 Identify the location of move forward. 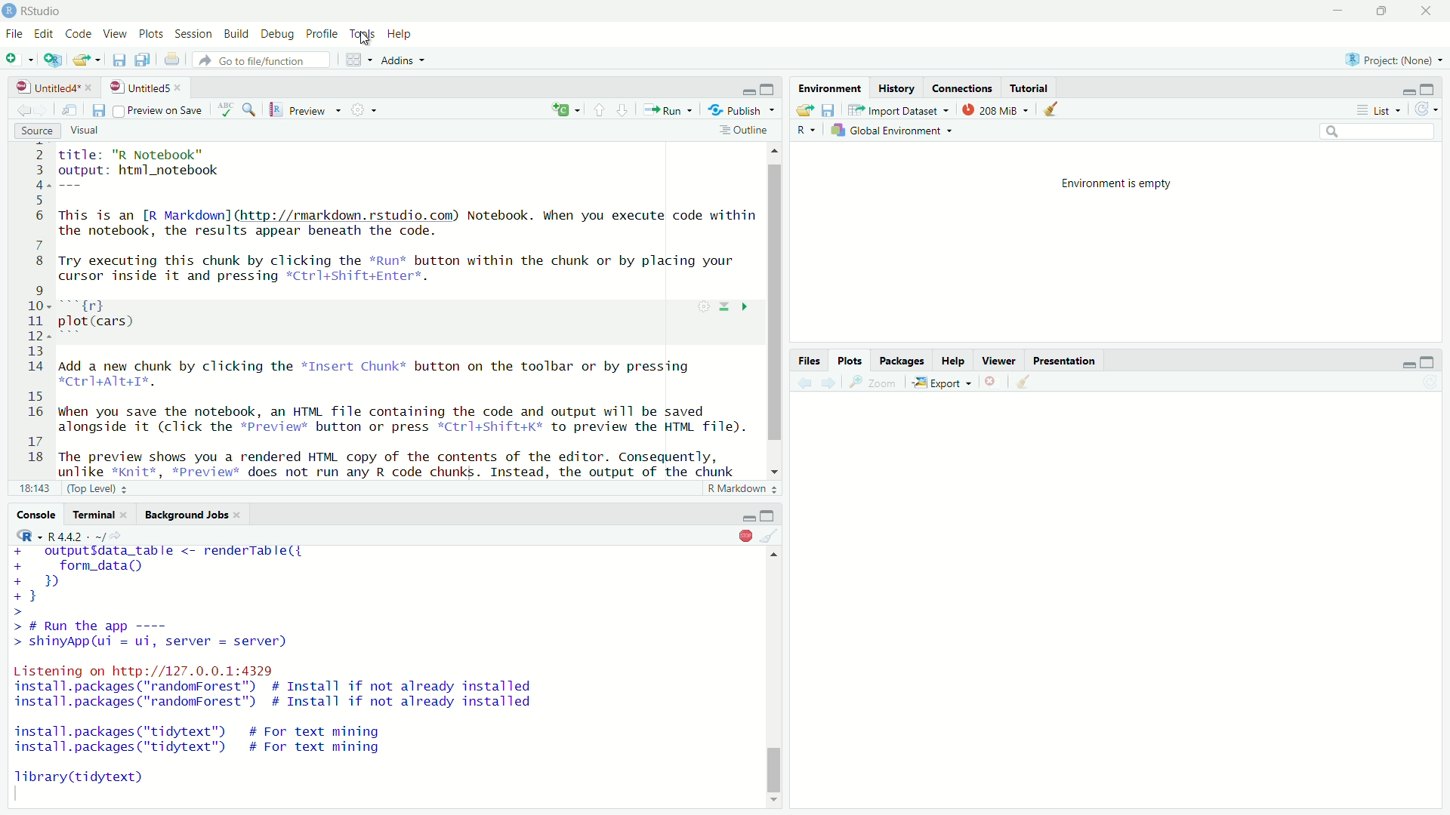
(21, 110).